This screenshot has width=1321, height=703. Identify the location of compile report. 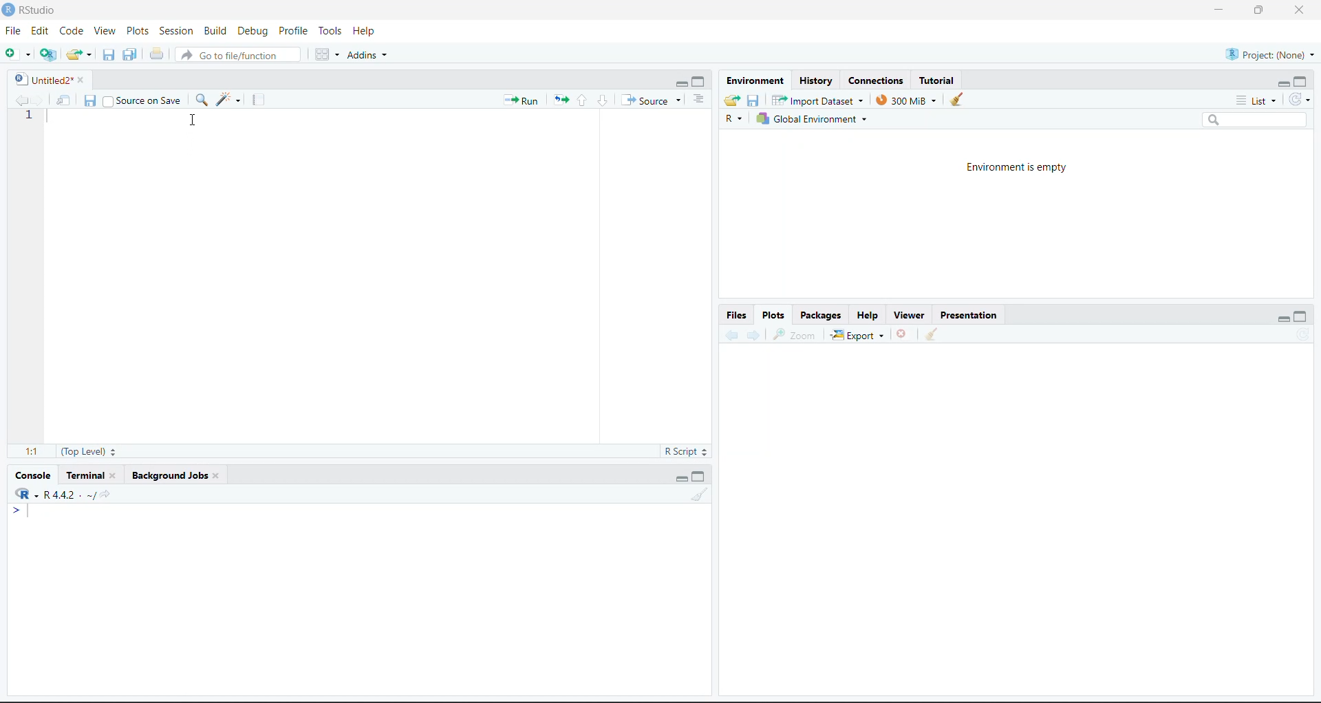
(255, 101).